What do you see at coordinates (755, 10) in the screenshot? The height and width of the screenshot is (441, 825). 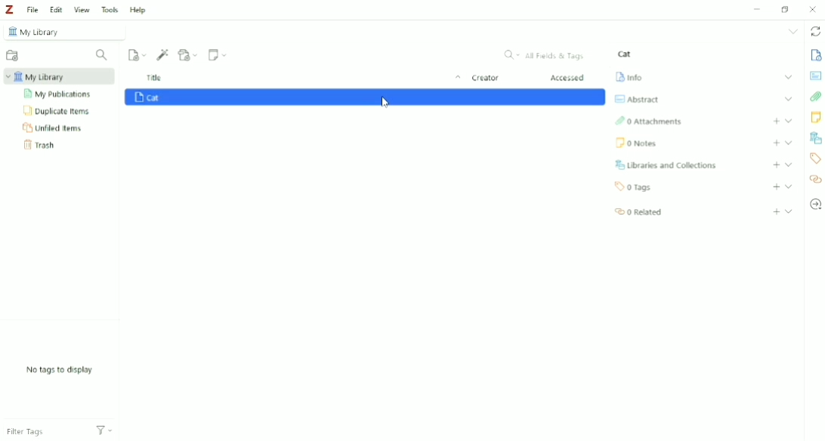 I see `Minimize` at bounding box center [755, 10].